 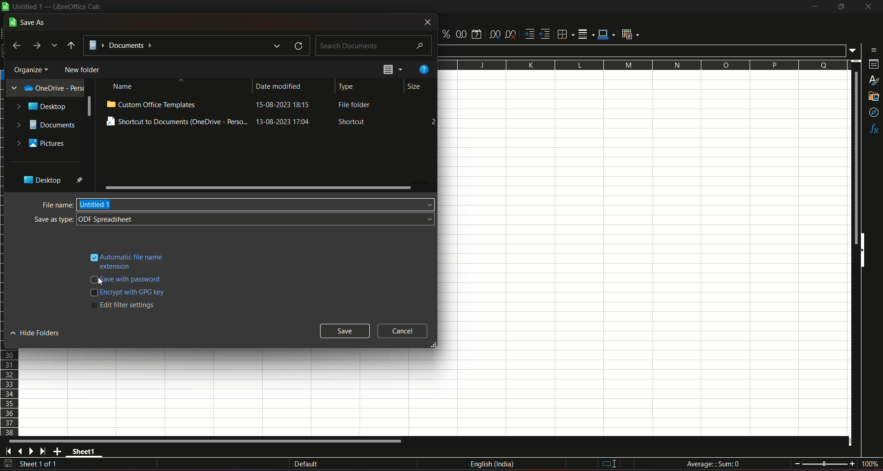 What do you see at coordinates (40, 180) in the screenshot?
I see `desktop` at bounding box center [40, 180].